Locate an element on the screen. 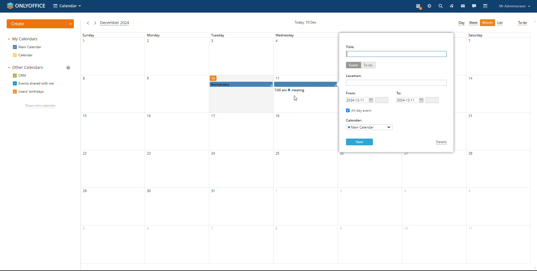 Image resolution: width=537 pixels, height=271 pixels. add location is located at coordinates (396, 83).